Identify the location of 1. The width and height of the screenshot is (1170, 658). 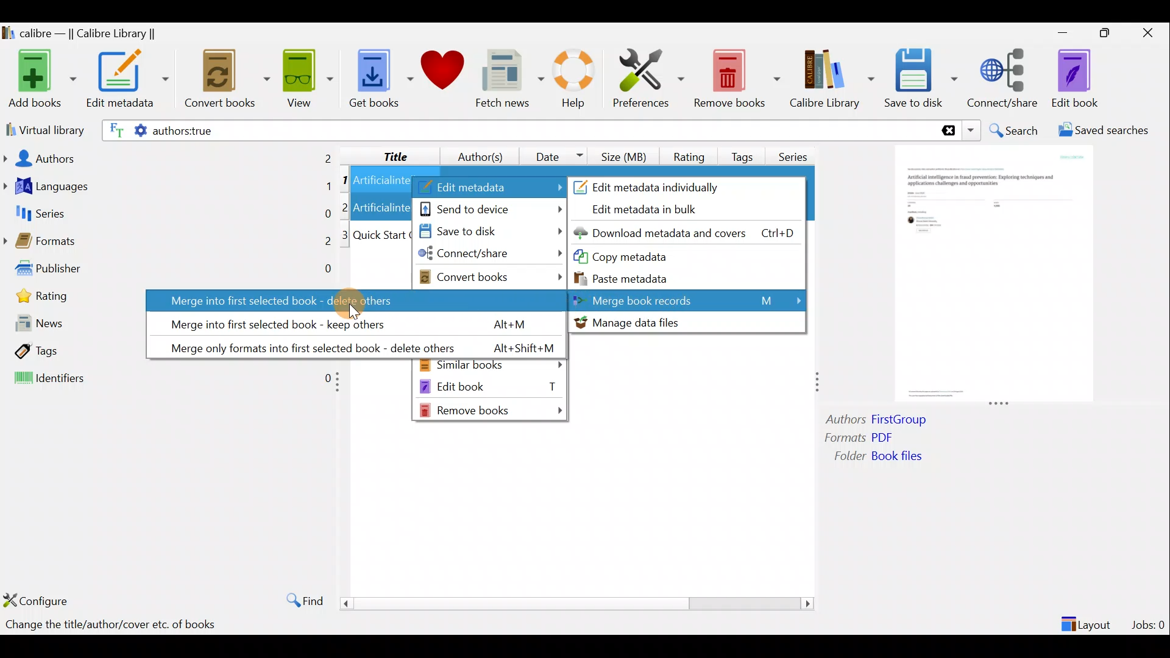
(345, 181).